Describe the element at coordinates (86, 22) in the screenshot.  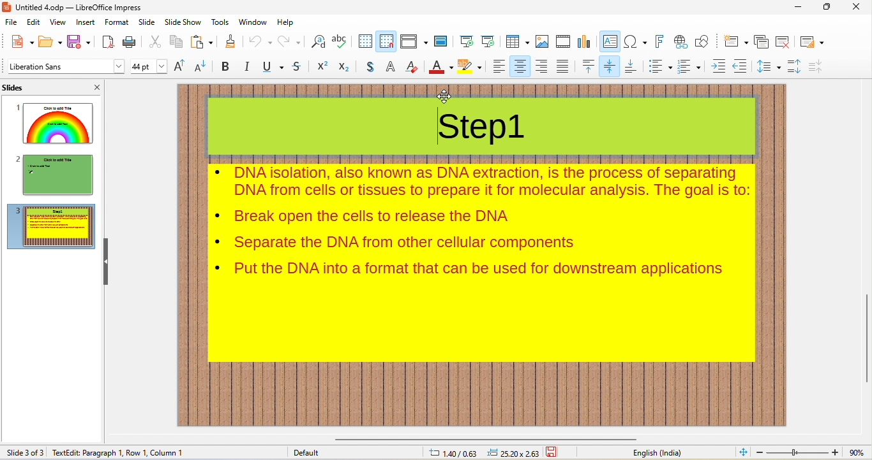
I see `insert` at that location.